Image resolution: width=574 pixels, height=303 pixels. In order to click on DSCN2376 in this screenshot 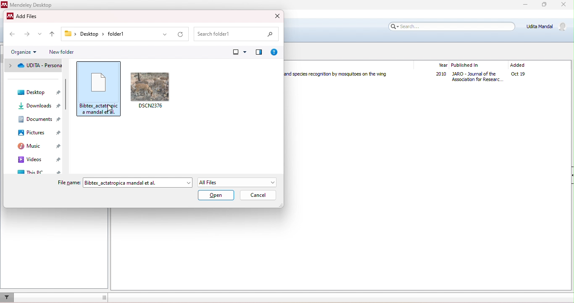, I will do `click(150, 91)`.